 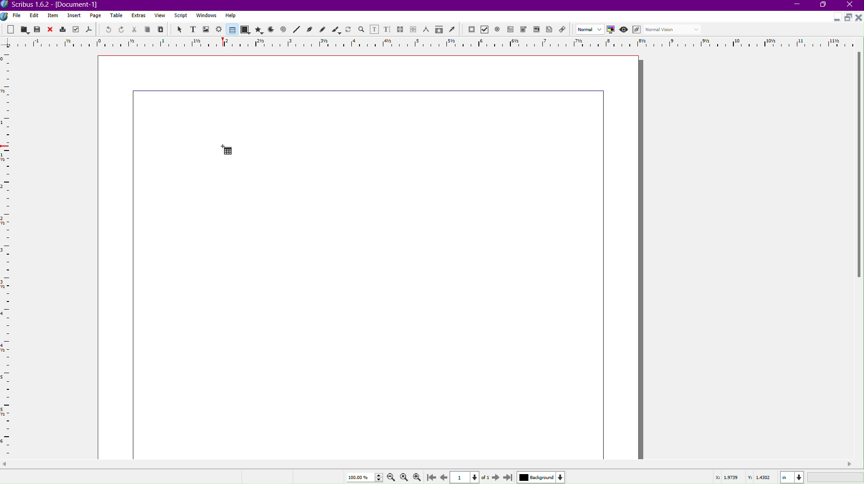 I want to click on Paste, so click(x=161, y=30).